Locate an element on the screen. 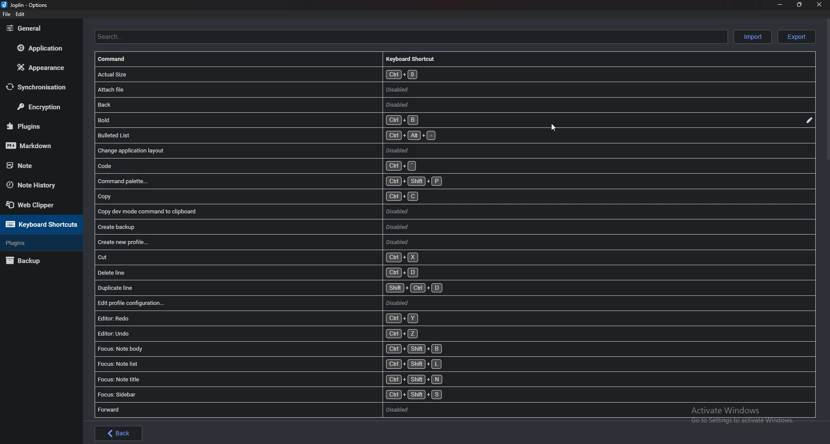  Focus sidebar is located at coordinates (271, 395).